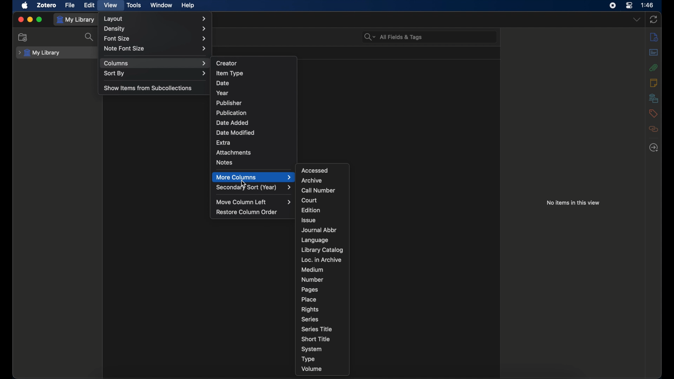 This screenshot has height=379, width=674. Describe the element at coordinates (311, 180) in the screenshot. I see `archive` at that location.